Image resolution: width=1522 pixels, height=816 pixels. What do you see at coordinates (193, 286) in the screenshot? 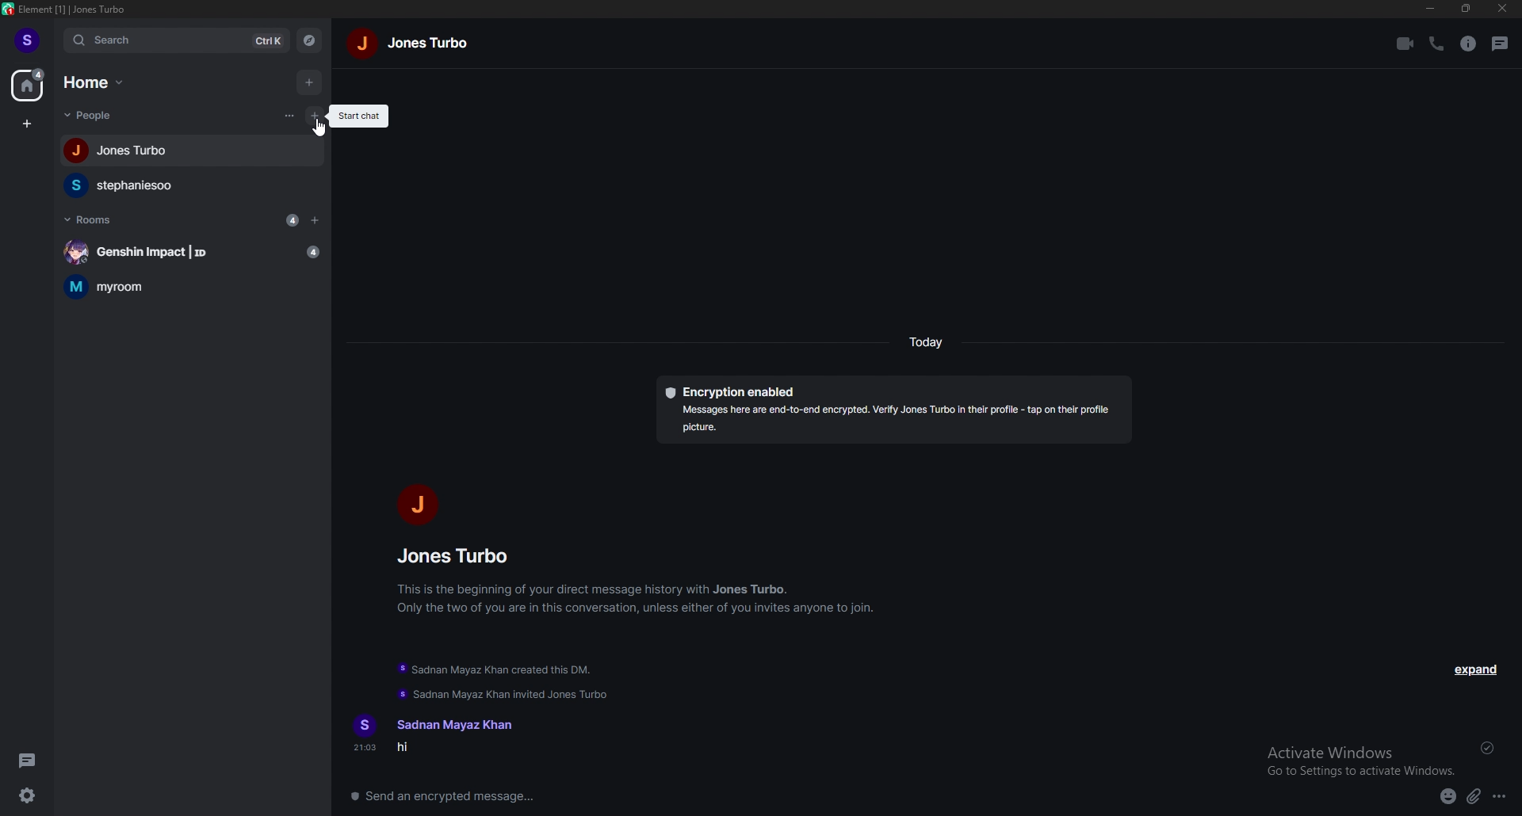
I see `myroom` at bounding box center [193, 286].